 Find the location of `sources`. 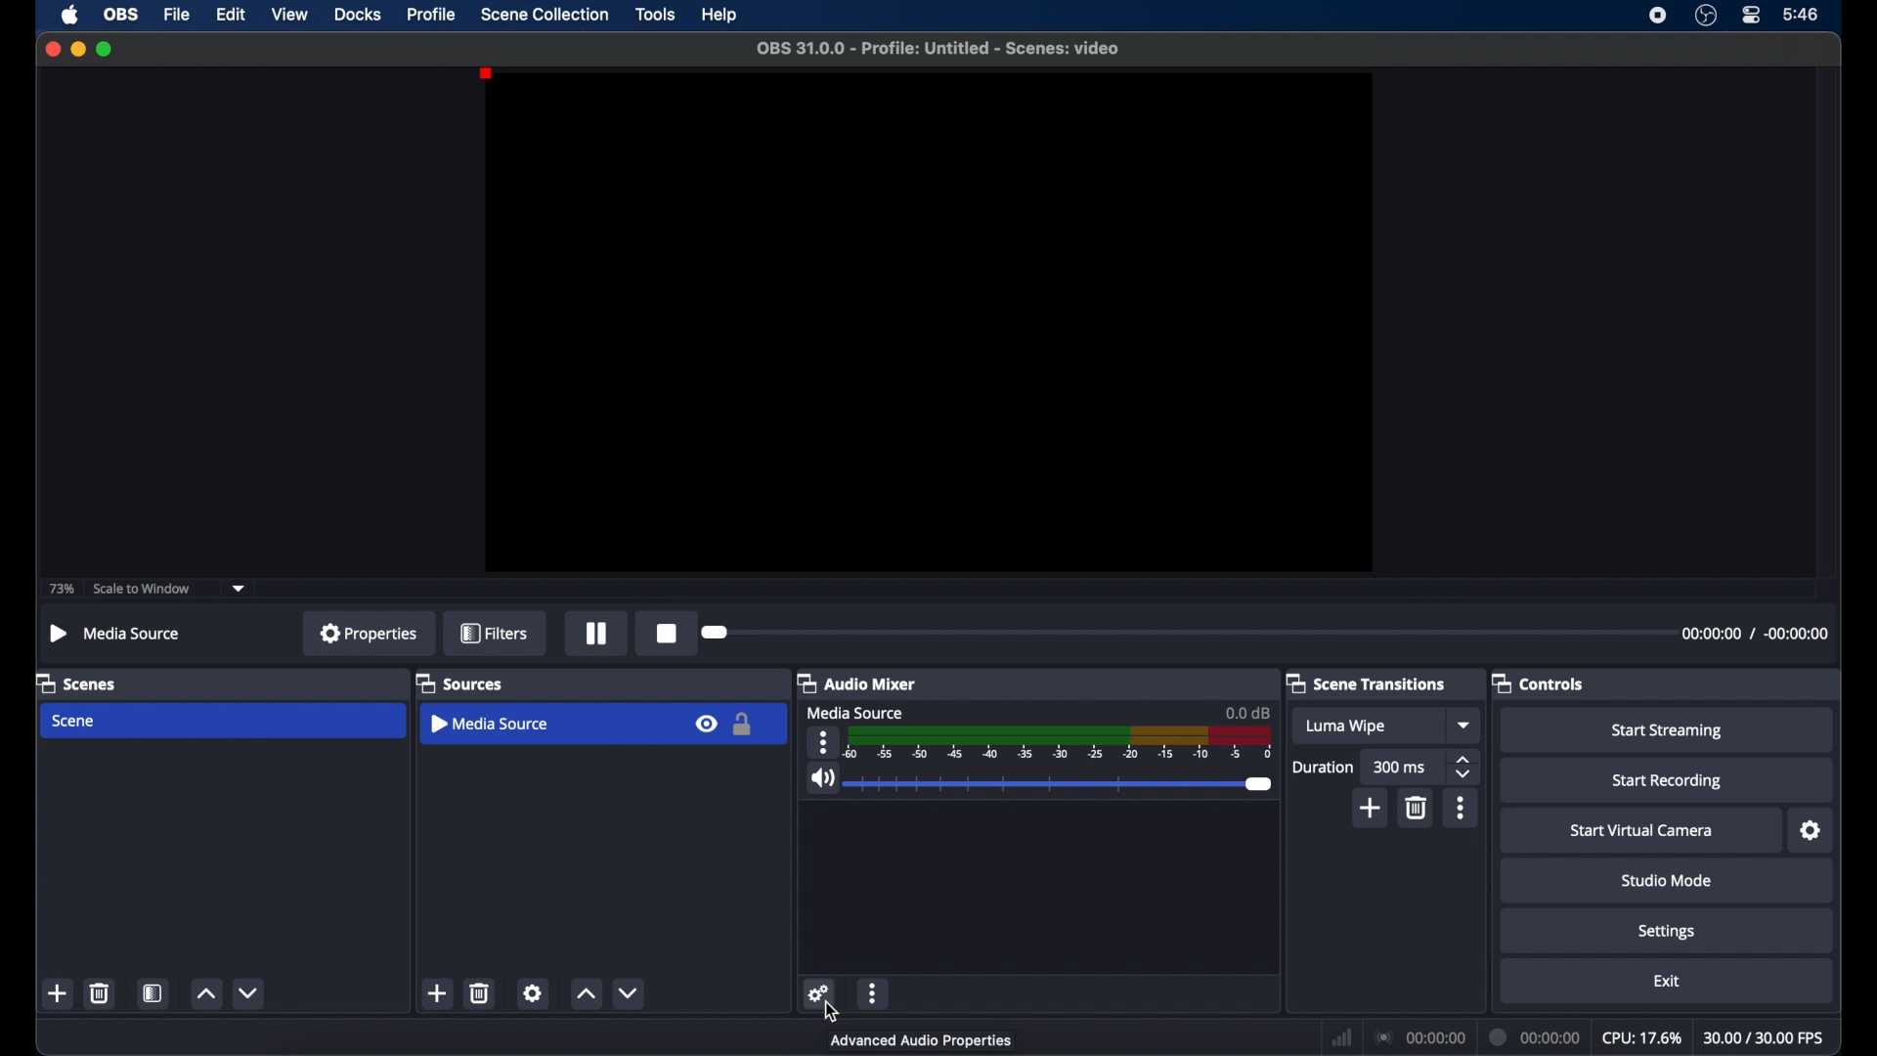

sources is located at coordinates (458, 682).